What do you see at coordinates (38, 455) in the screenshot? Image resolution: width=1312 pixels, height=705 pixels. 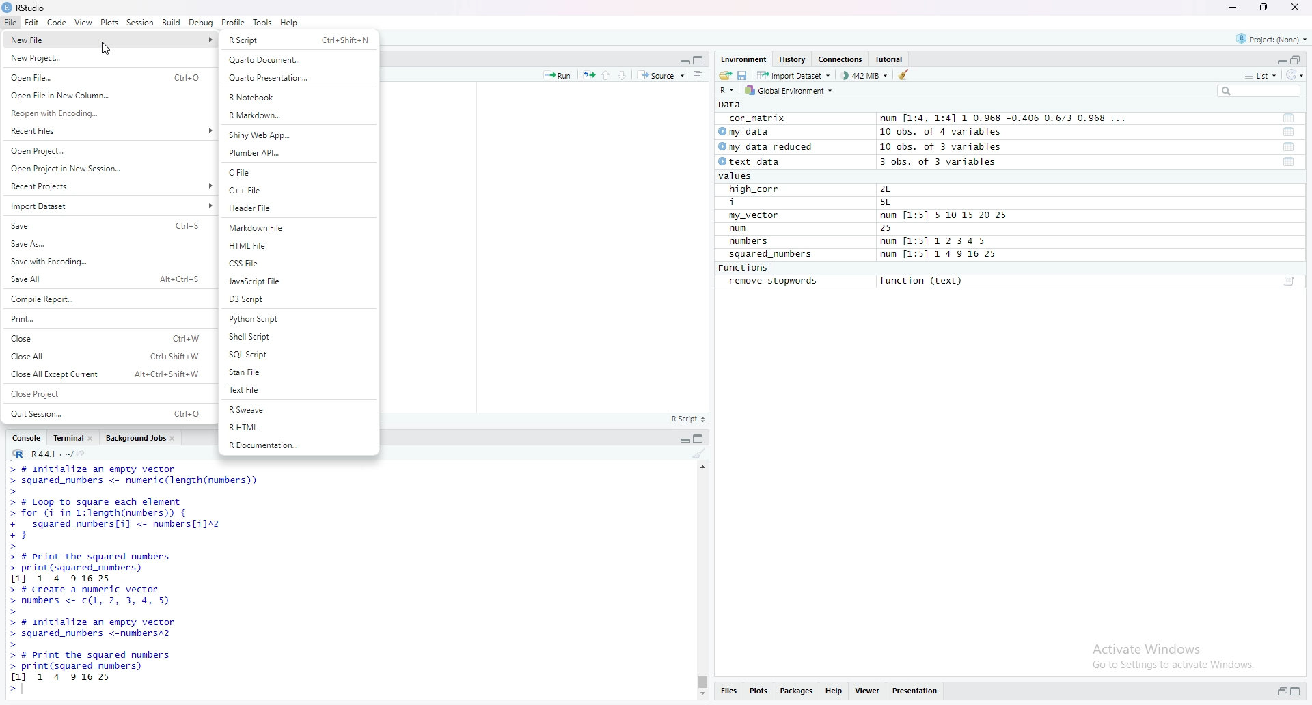 I see `R 4.4.1 ~/` at bounding box center [38, 455].